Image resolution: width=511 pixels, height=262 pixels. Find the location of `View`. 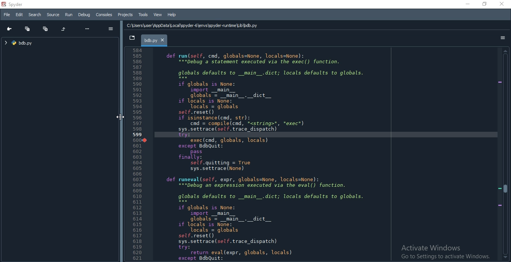

View is located at coordinates (157, 15).